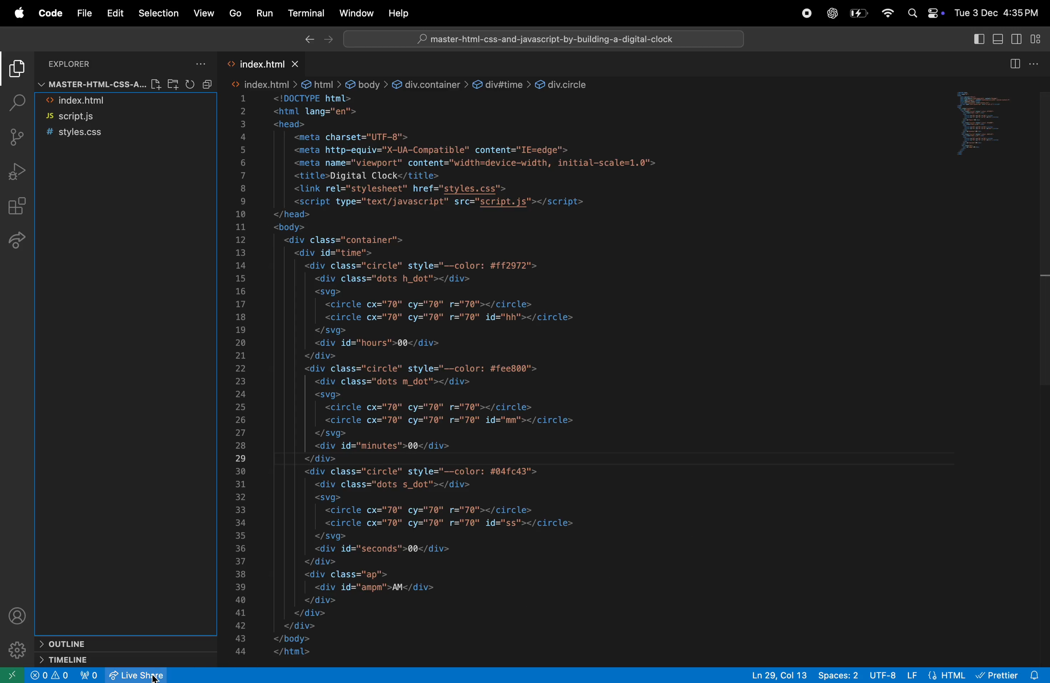  What do you see at coordinates (397, 14) in the screenshot?
I see `help` at bounding box center [397, 14].